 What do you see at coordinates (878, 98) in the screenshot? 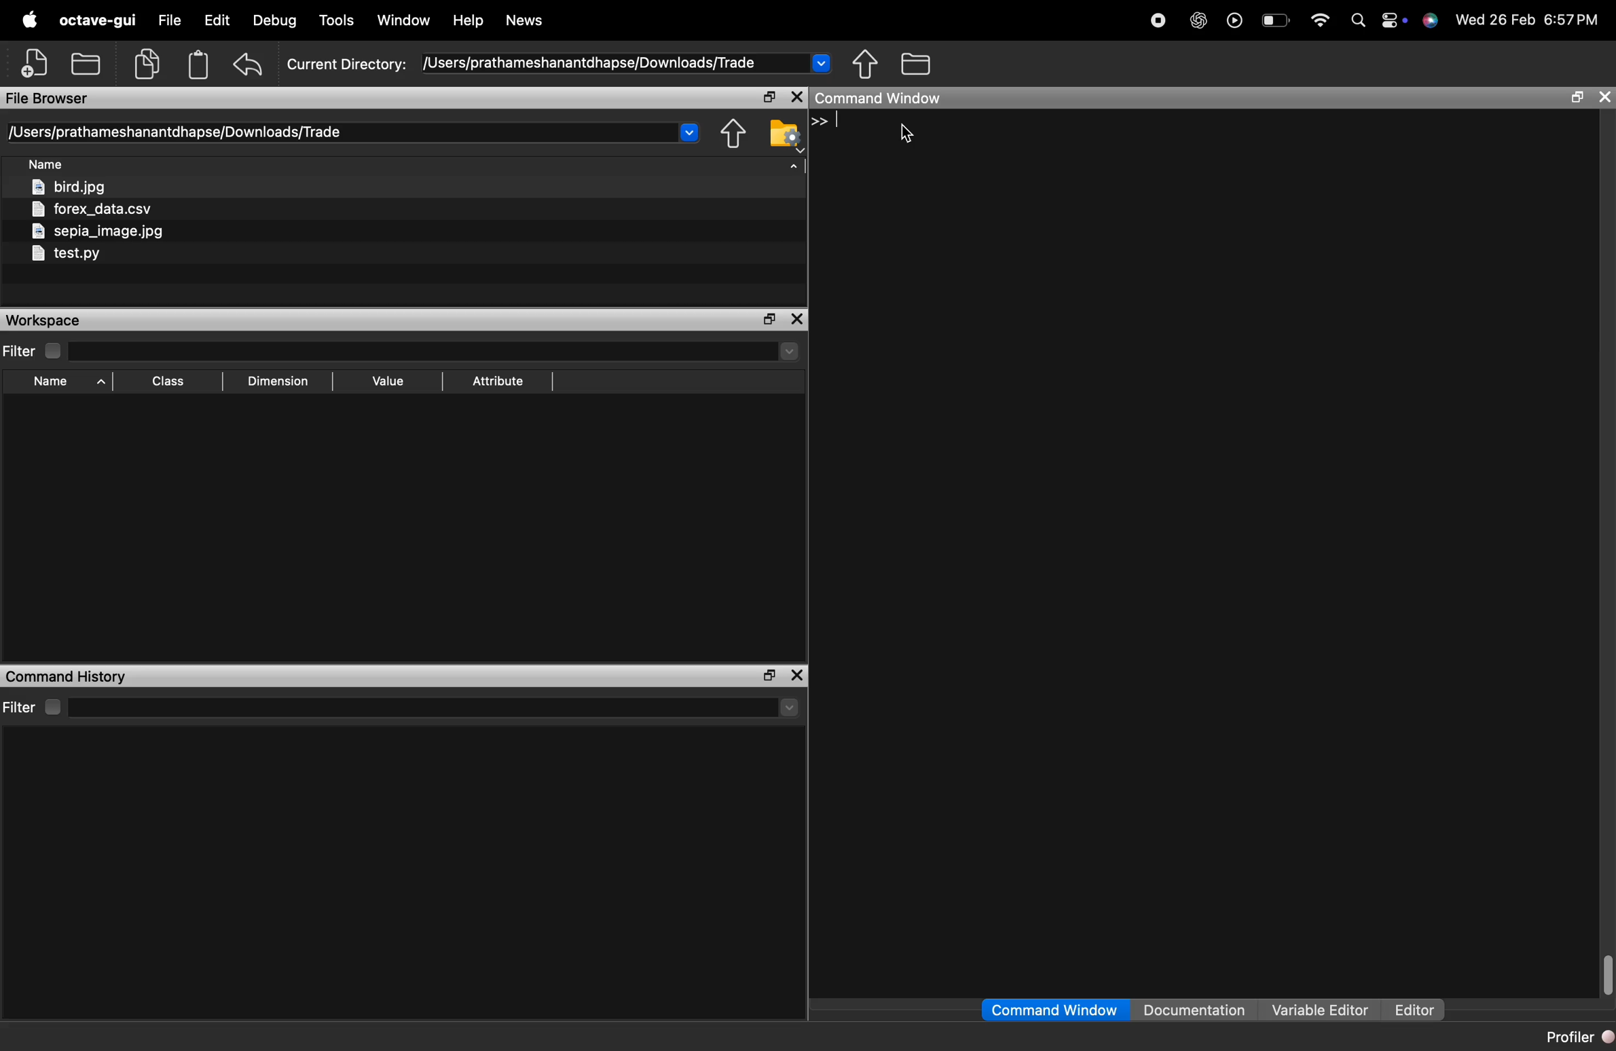
I see `command window` at bounding box center [878, 98].